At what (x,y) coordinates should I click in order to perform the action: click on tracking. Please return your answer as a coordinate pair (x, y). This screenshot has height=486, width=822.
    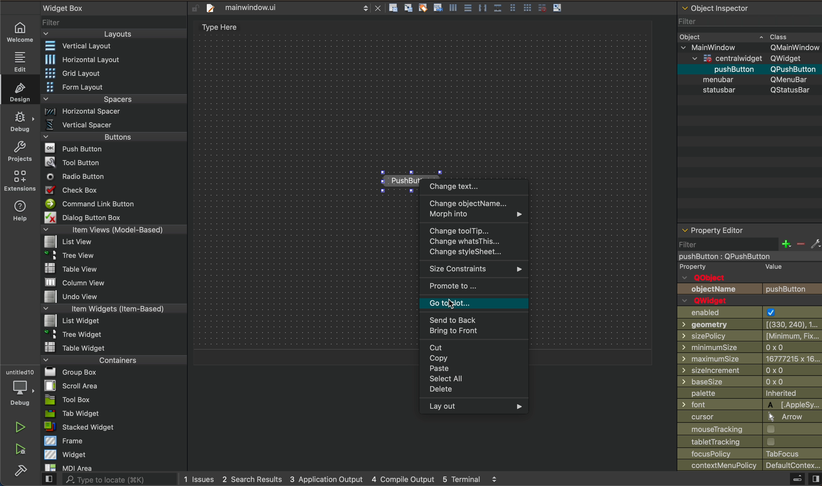
    Looking at the image, I should click on (750, 442).